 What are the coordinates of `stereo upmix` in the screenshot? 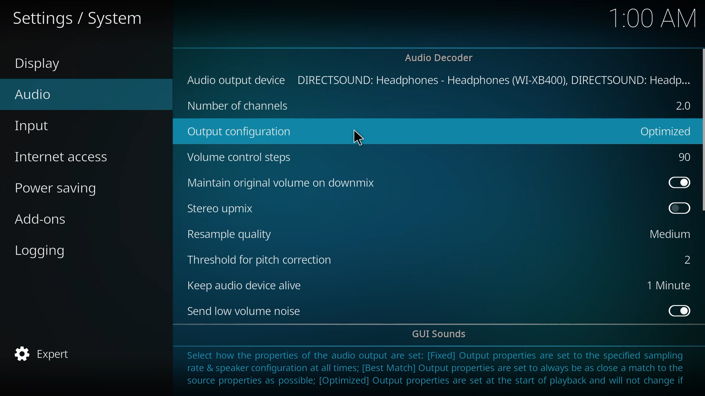 It's located at (221, 209).